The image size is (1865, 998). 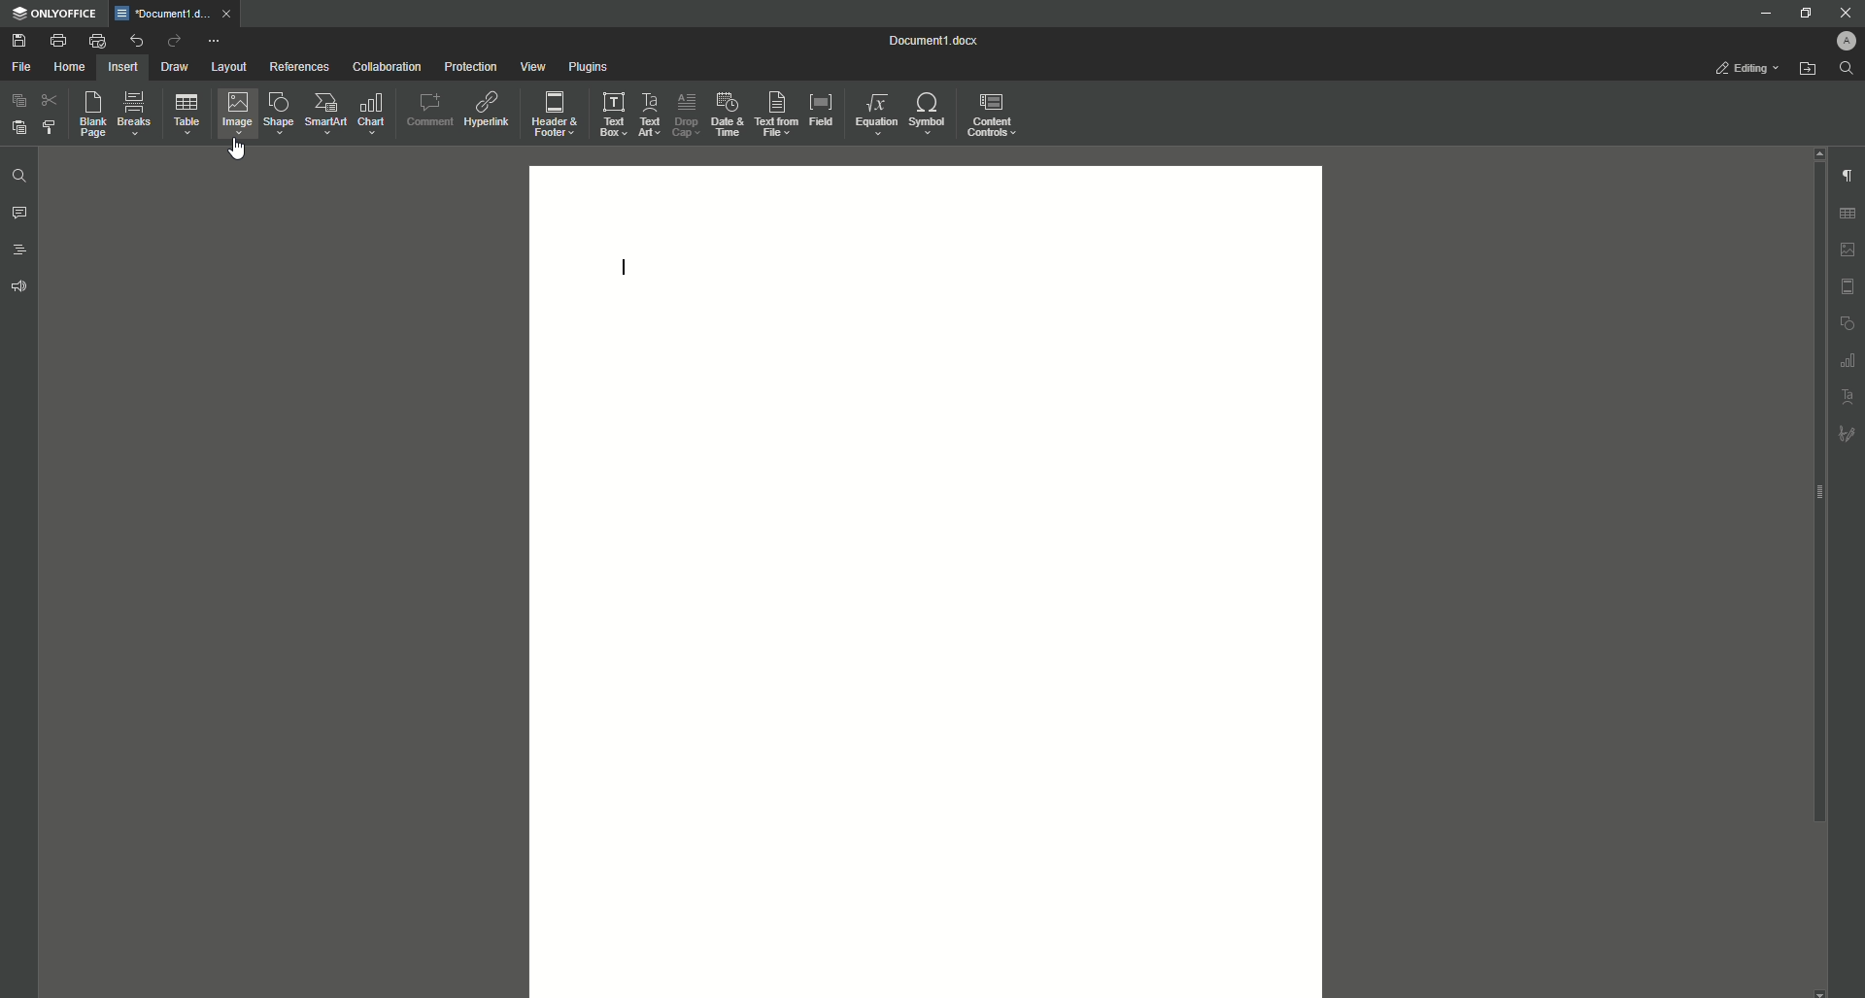 I want to click on Text From File, so click(x=776, y=111).